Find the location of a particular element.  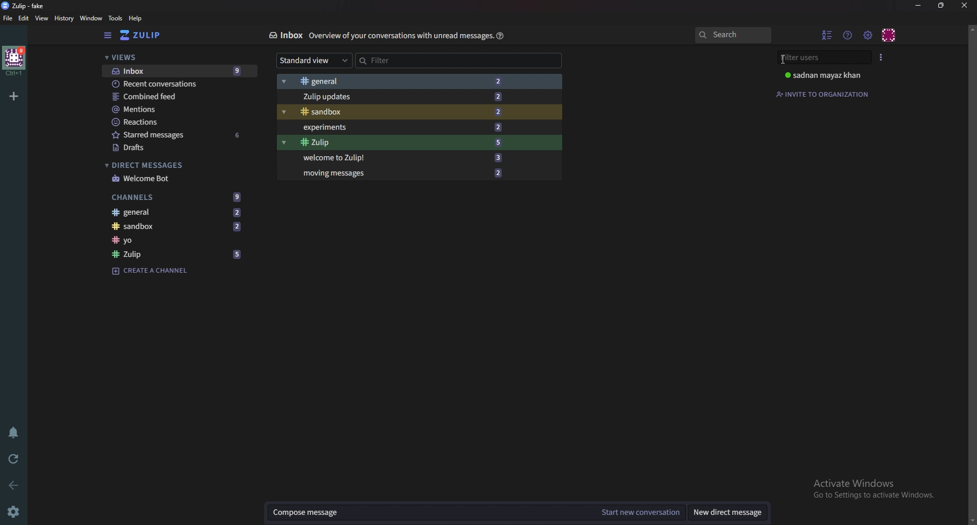

help is located at coordinates (135, 19).